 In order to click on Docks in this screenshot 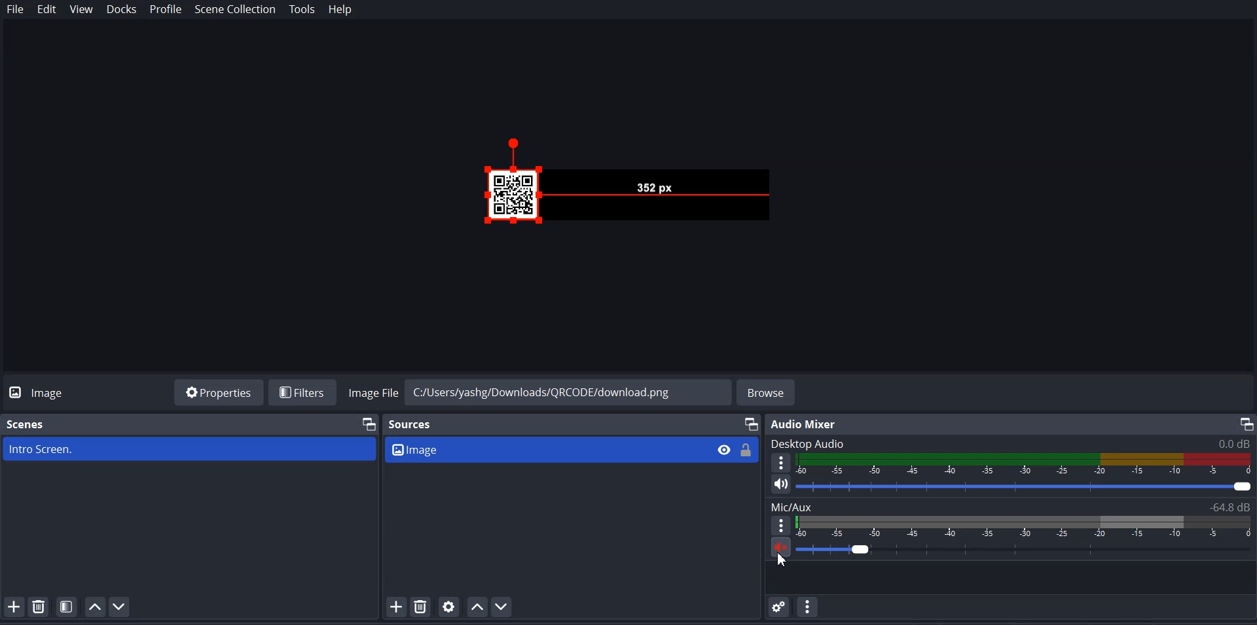, I will do `click(121, 9)`.